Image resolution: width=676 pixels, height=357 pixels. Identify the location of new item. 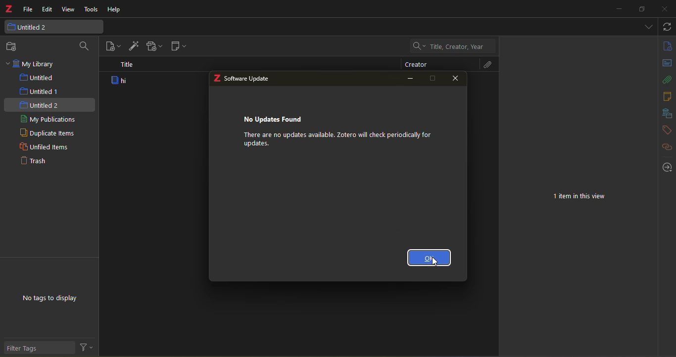
(113, 46).